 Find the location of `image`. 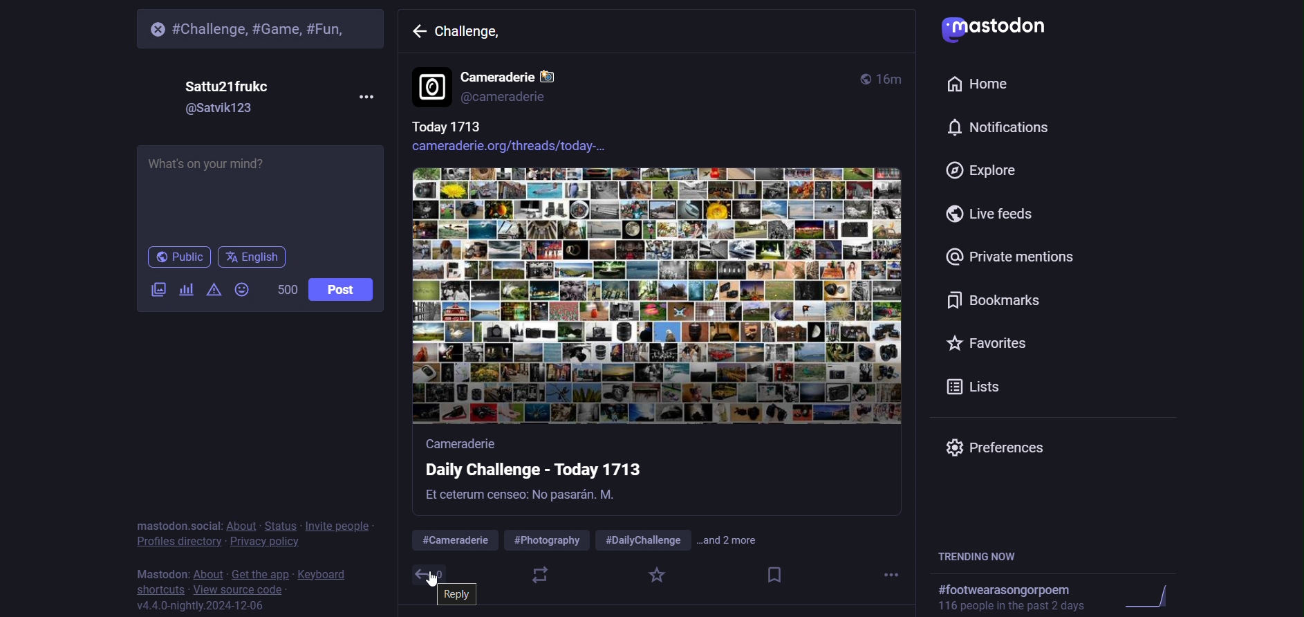

image is located at coordinates (658, 298).